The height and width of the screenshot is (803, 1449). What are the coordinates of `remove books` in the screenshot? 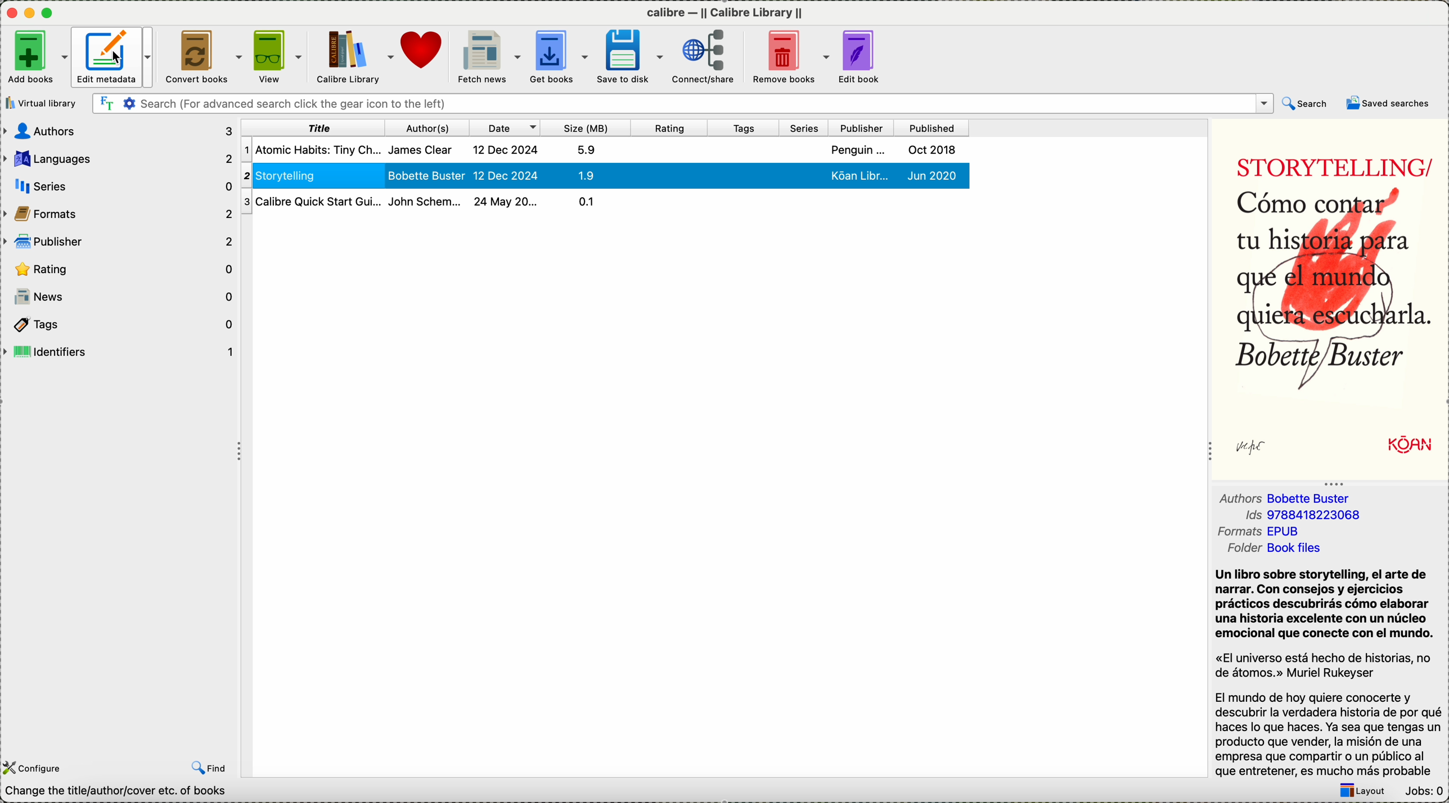 It's located at (791, 57).